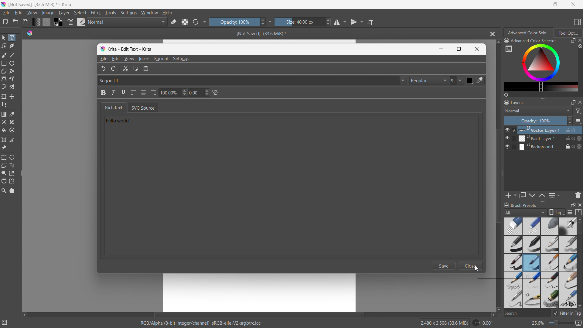  I want to click on resize , so click(543, 202).